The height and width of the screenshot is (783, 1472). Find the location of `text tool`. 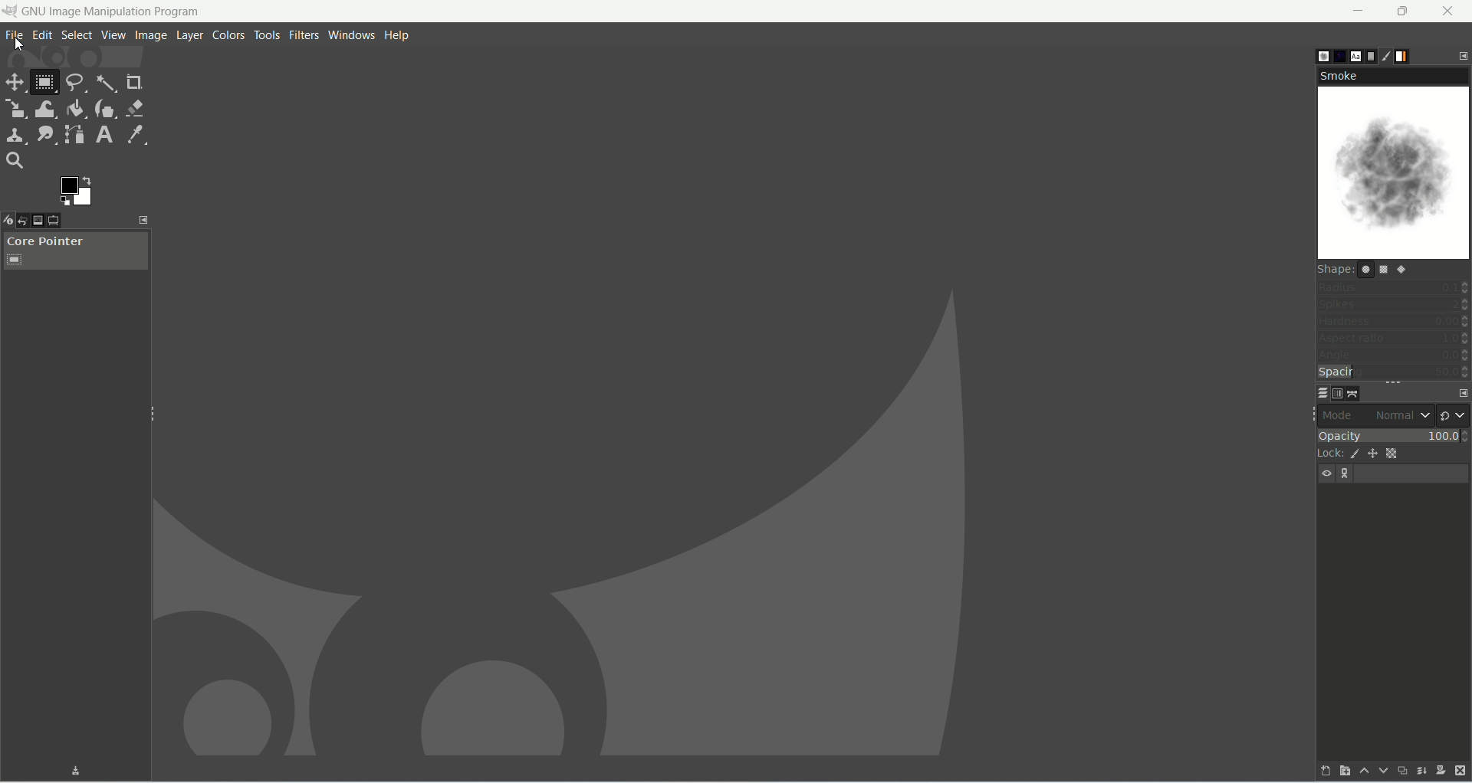

text tool is located at coordinates (103, 136).